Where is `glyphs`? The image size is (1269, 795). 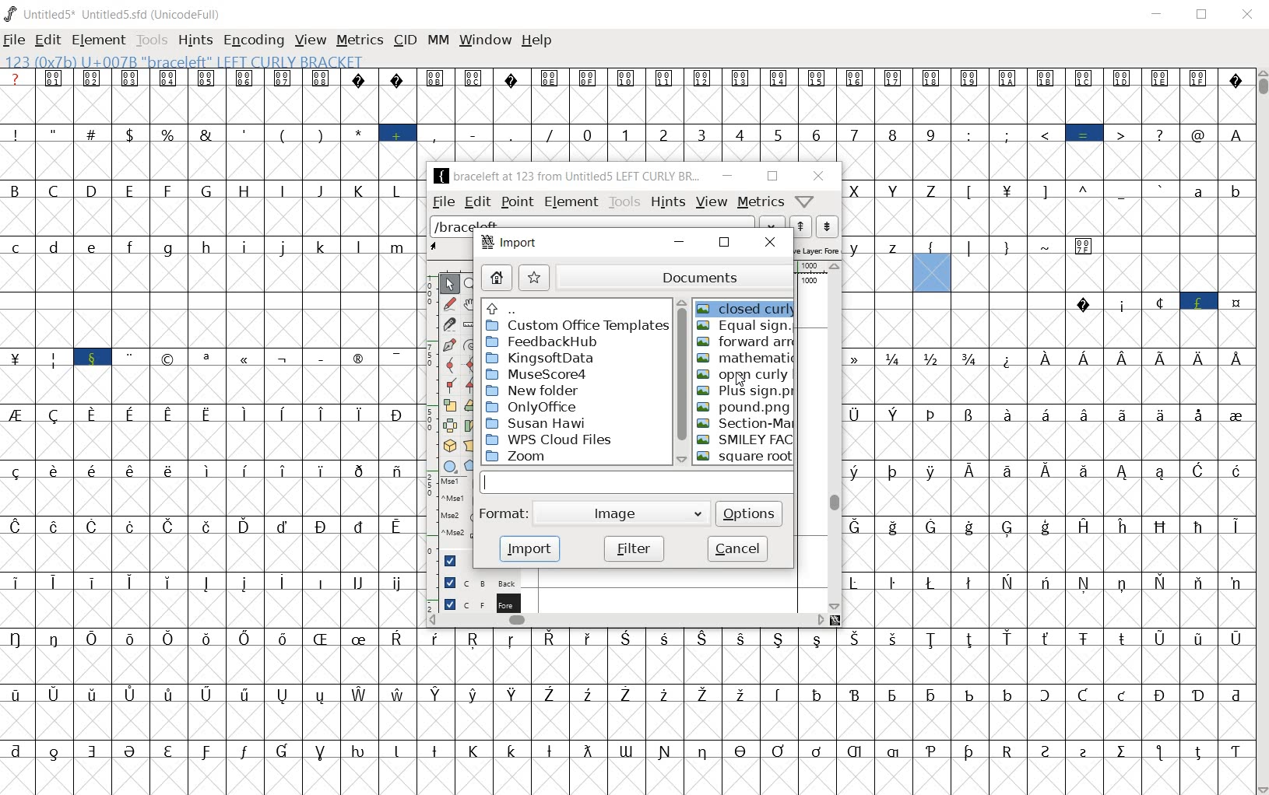 glyphs is located at coordinates (209, 419).